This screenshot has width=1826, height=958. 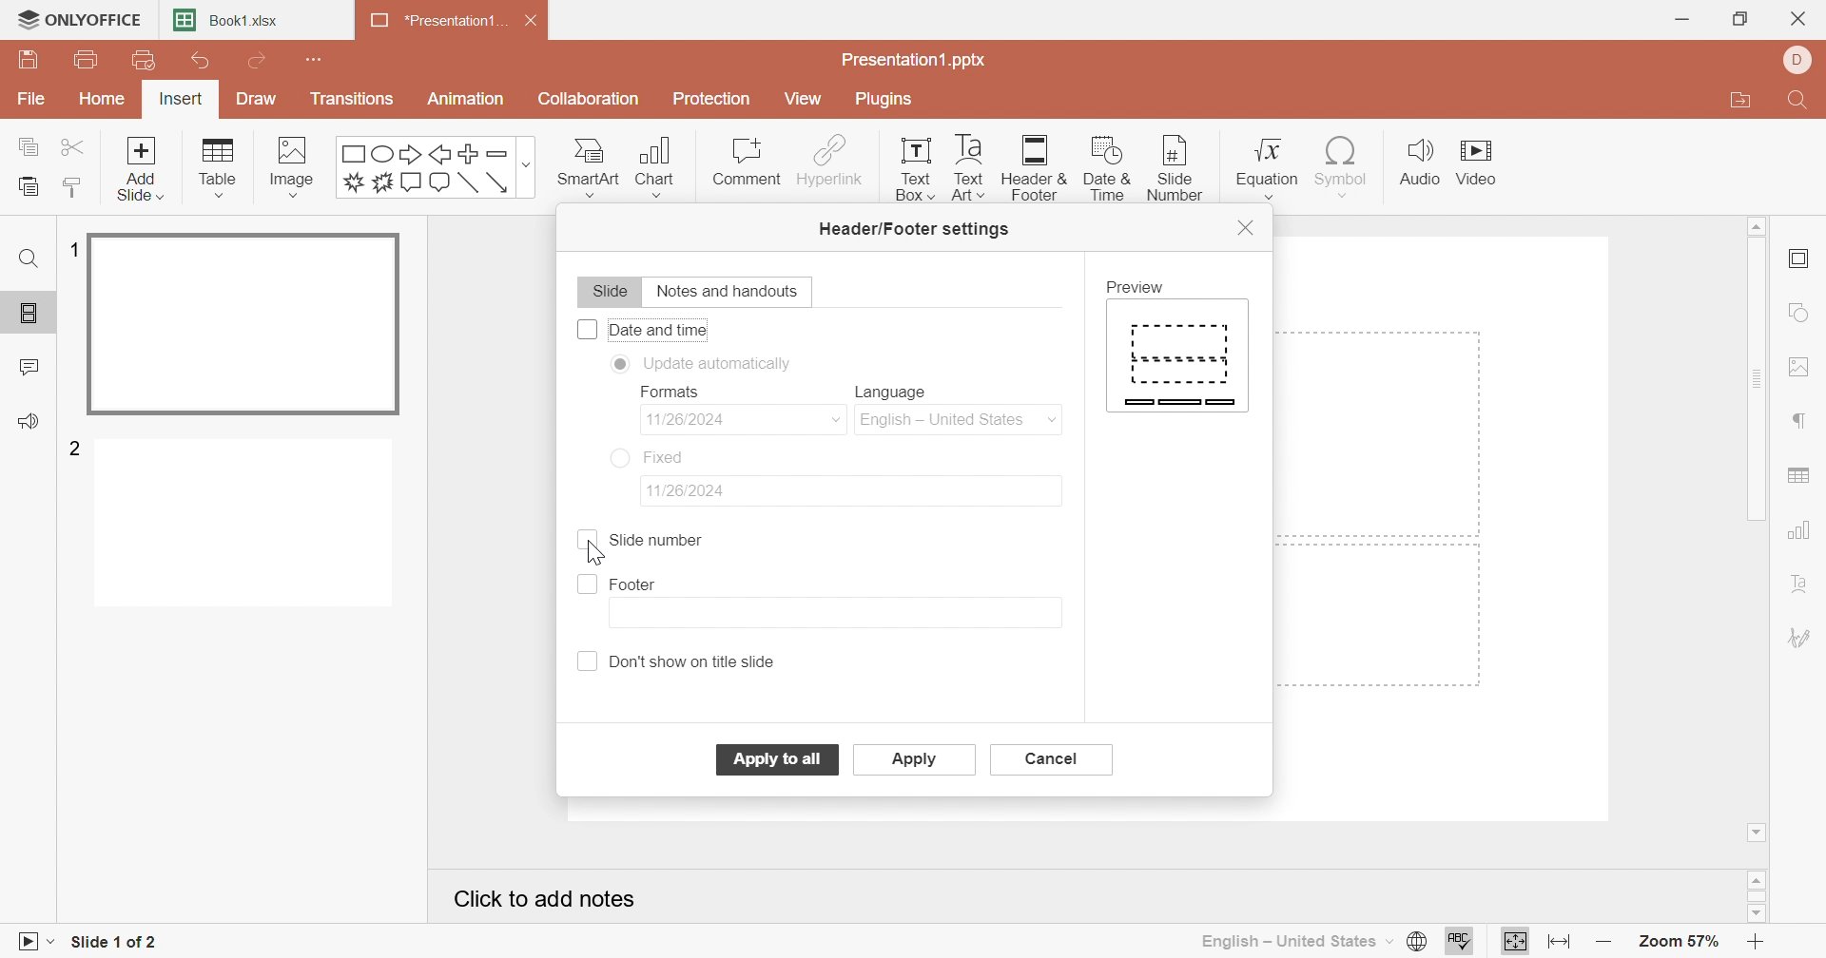 I want to click on Shapes, so click(x=437, y=167).